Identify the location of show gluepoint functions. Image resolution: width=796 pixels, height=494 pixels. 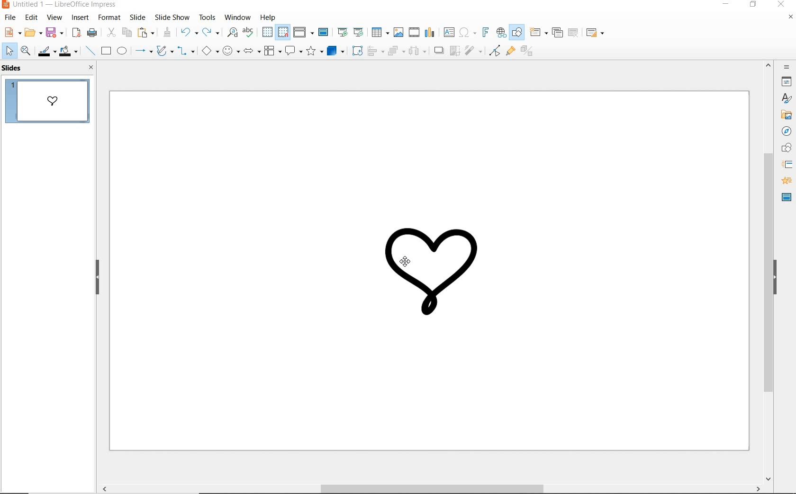
(510, 51).